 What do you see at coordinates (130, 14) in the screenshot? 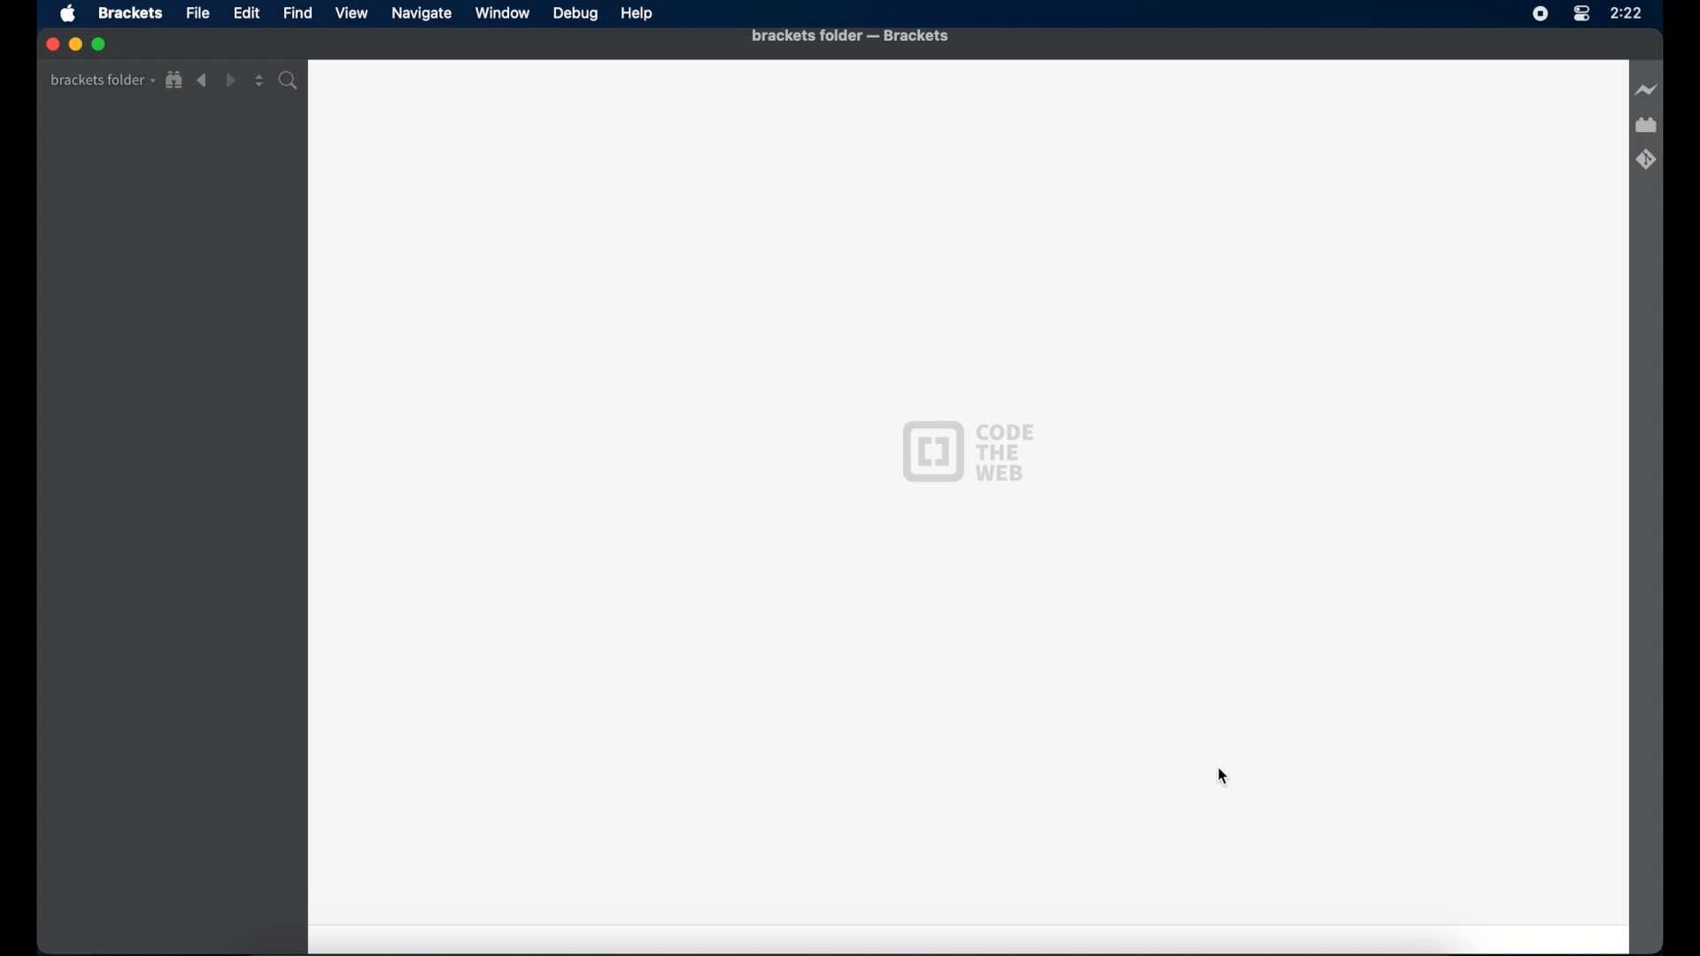
I see `brackets` at bounding box center [130, 14].